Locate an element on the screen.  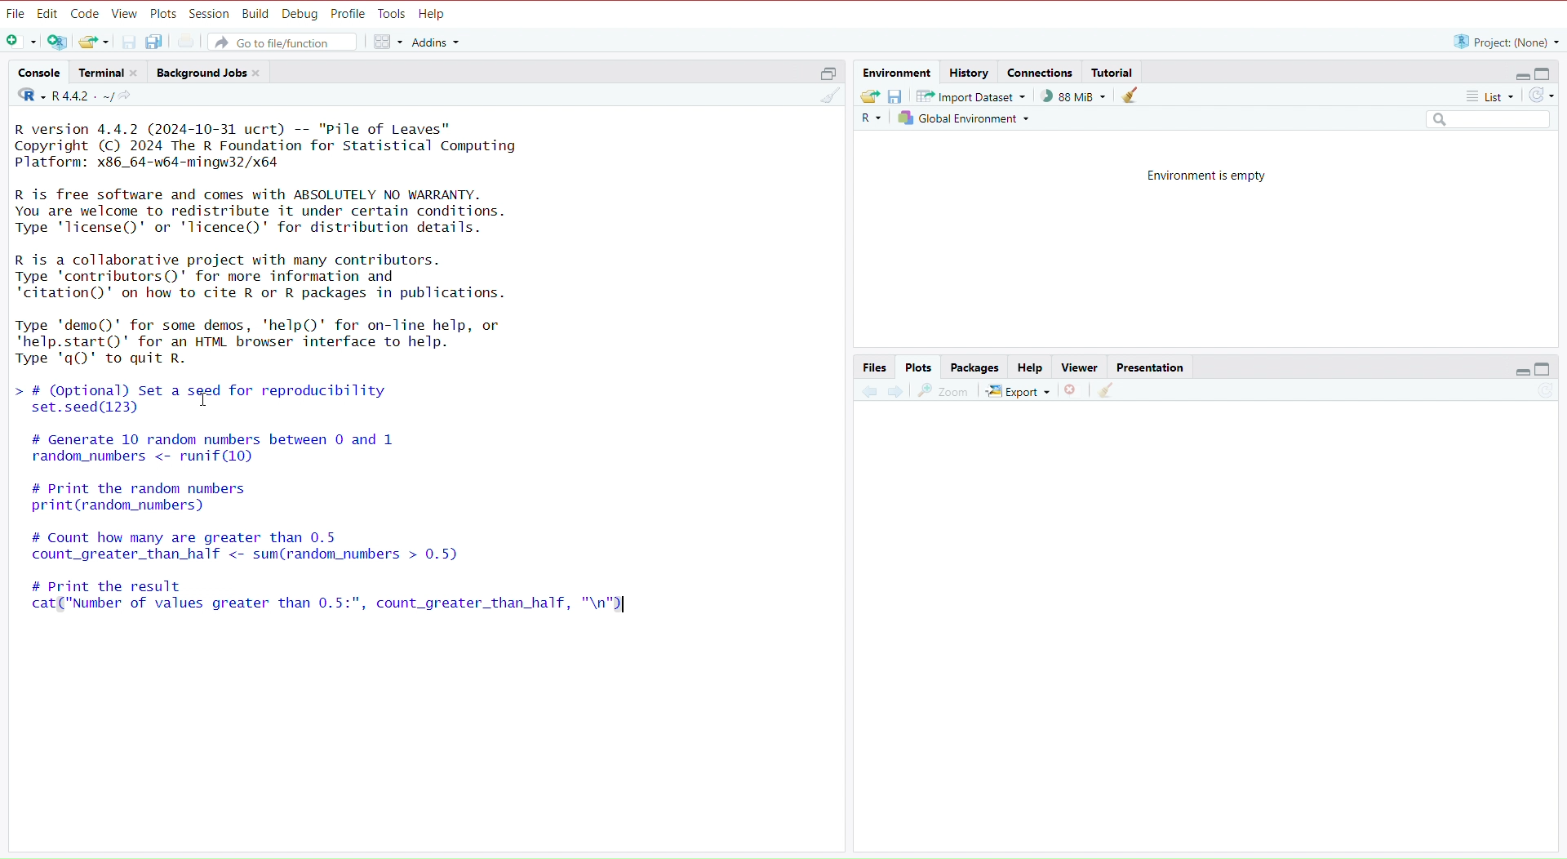
Export is located at coordinates (1018, 391).